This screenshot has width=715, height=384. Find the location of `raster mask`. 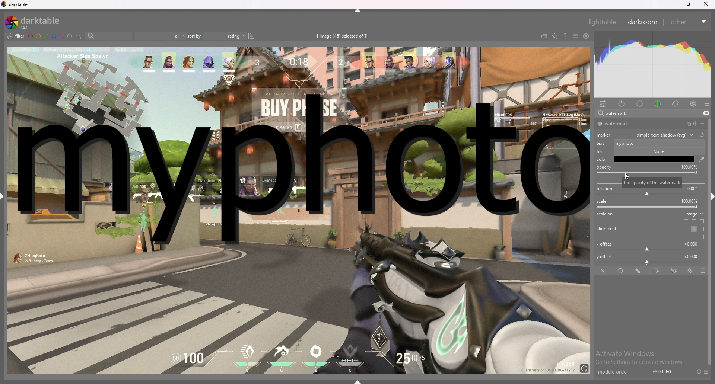

raster mask is located at coordinates (691, 271).